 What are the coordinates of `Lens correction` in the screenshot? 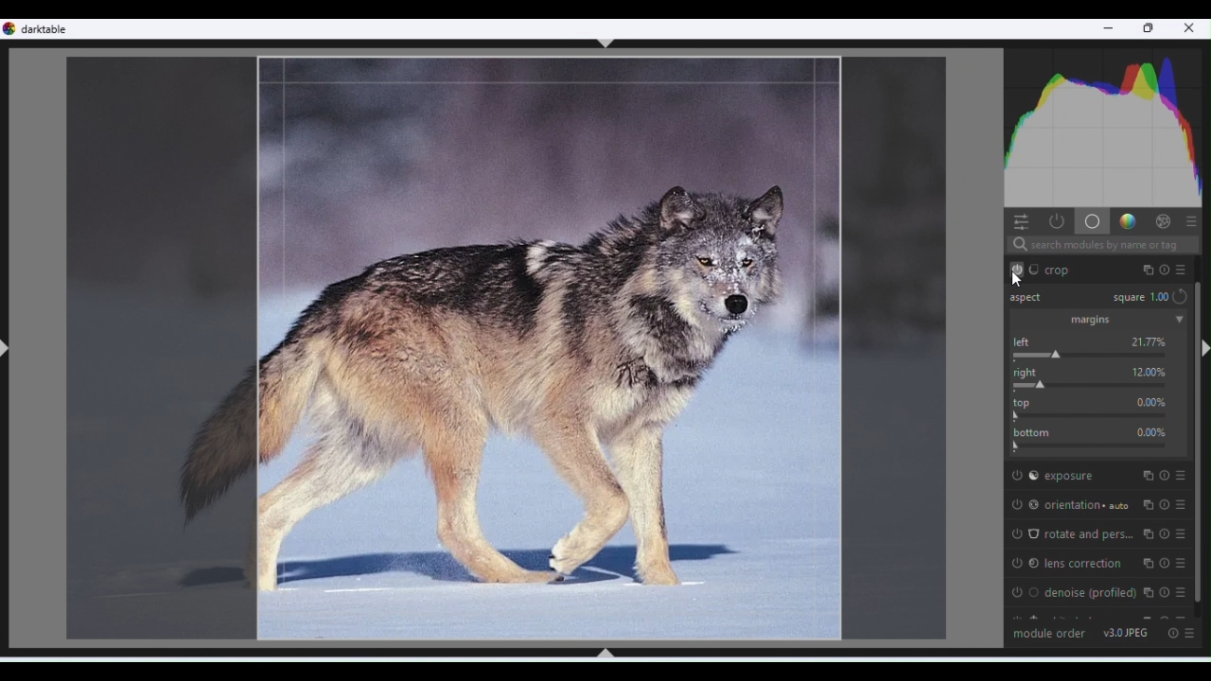 It's located at (1100, 563).